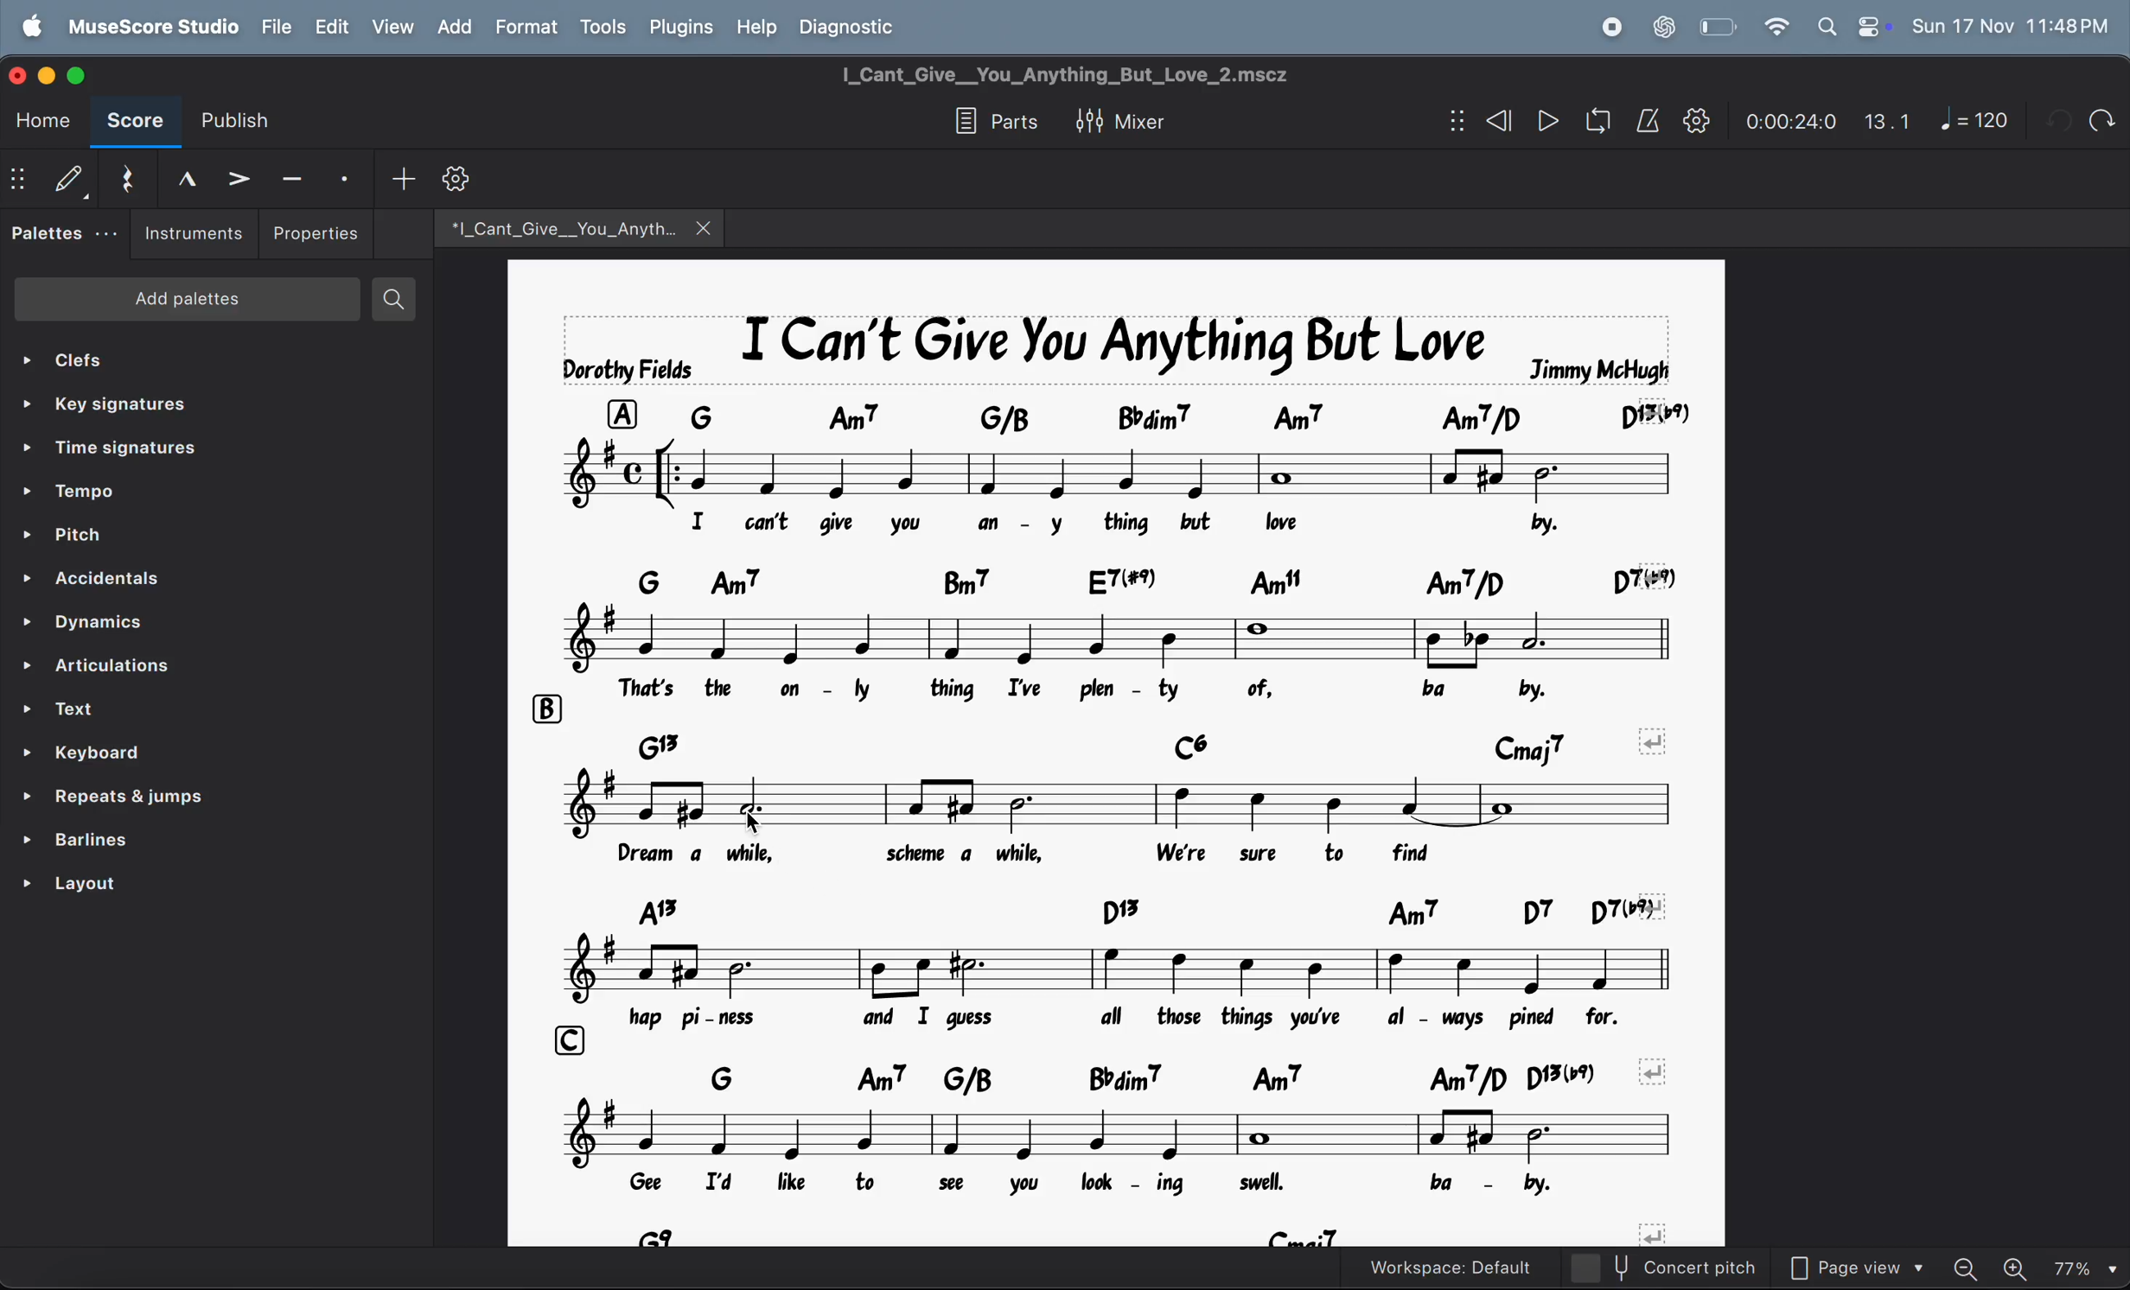  What do you see at coordinates (2032, 1268) in the screenshot?
I see `zoom in zoom out` at bounding box center [2032, 1268].